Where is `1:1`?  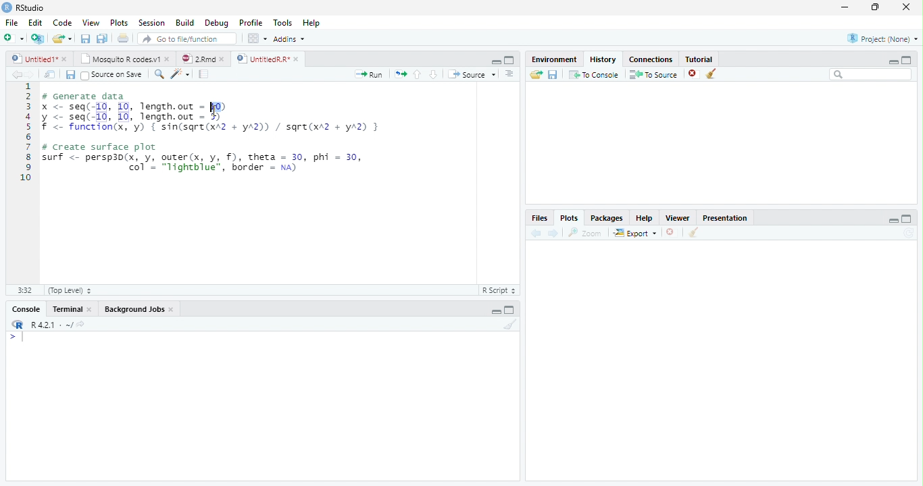
1:1 is located at coordinates (25, 290).